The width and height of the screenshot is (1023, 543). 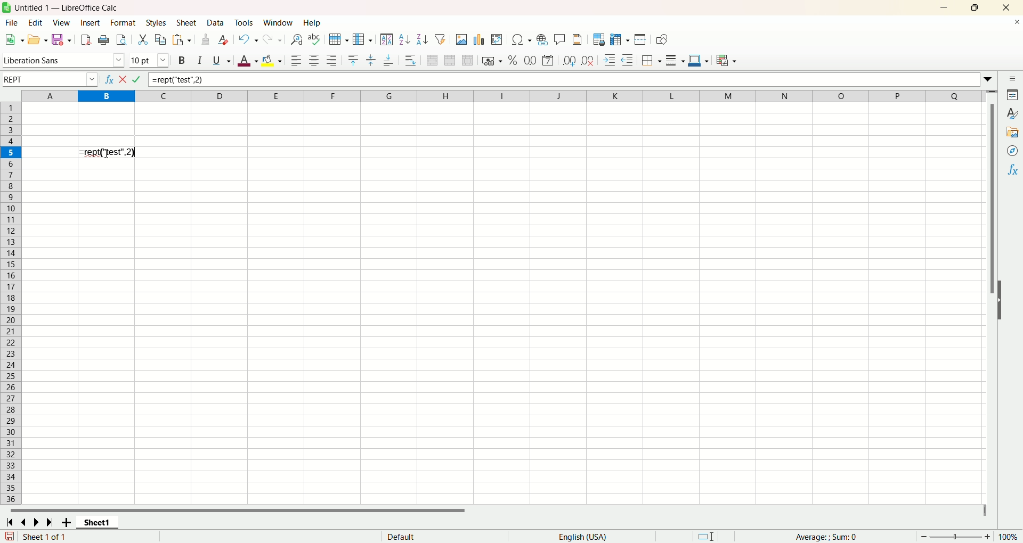 I want to click on rows, so click(x=12, y=304).